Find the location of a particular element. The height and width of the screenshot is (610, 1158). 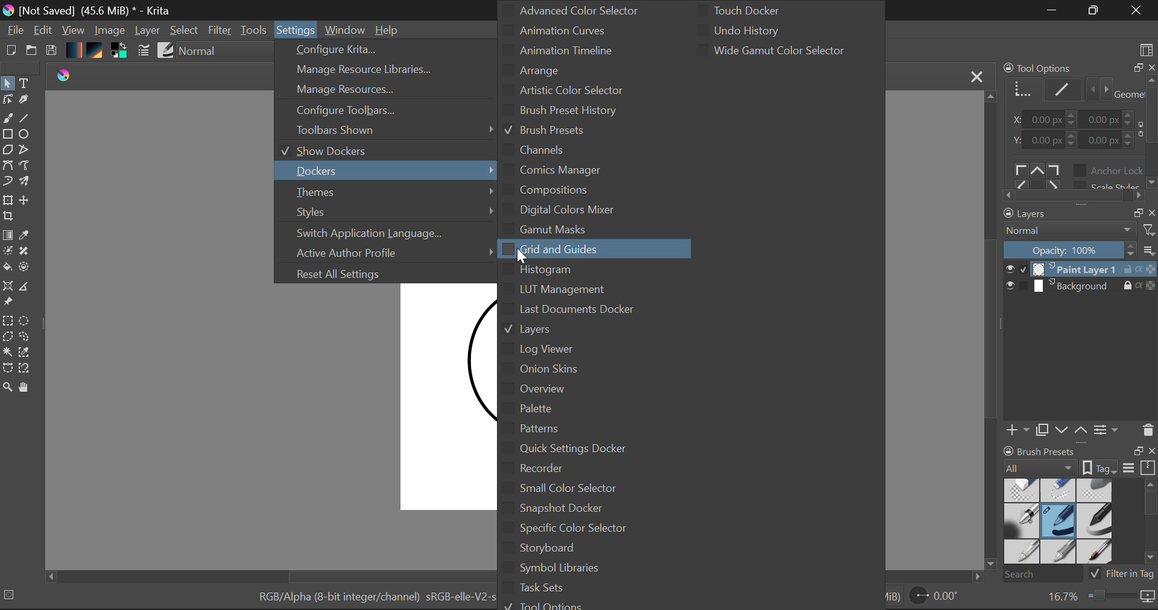

Artistic Color Selector is located at coordinates (569, 92).